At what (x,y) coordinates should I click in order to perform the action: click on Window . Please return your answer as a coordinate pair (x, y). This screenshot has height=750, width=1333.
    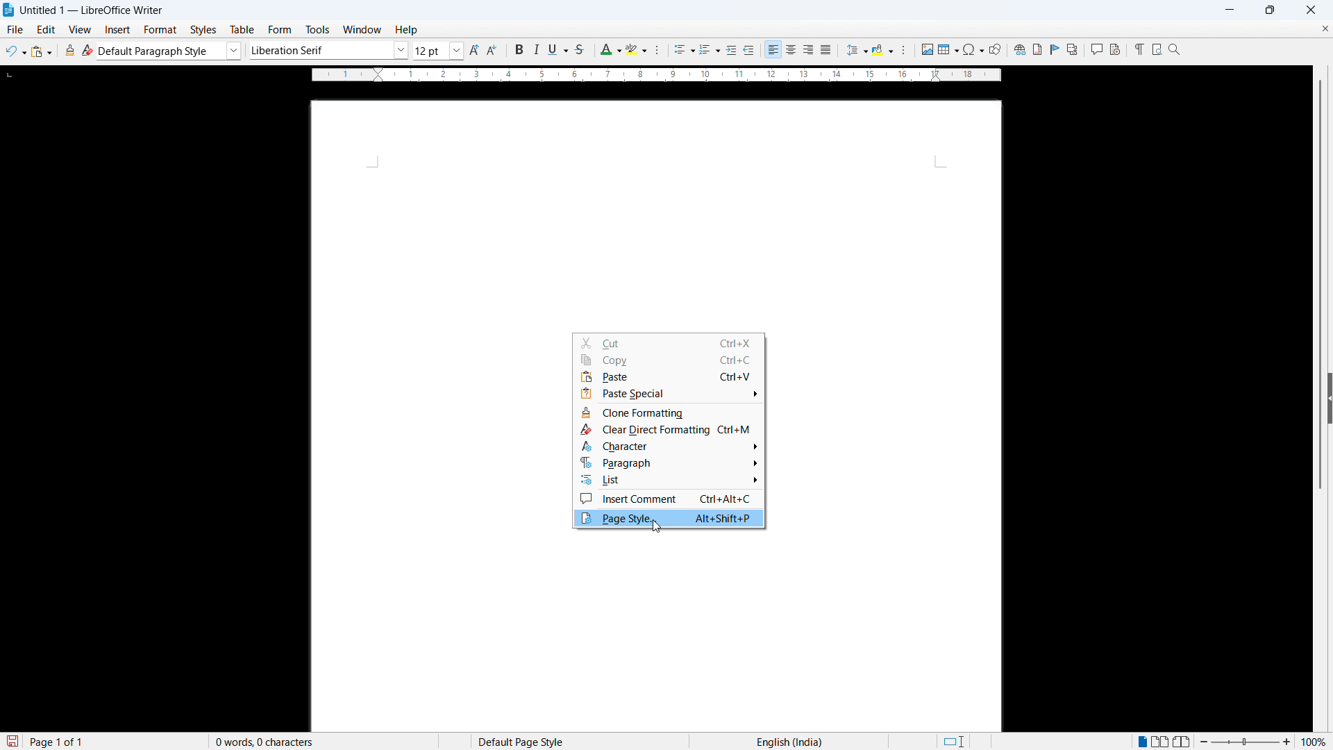
    Looking at the image, I should click on (361, 30).